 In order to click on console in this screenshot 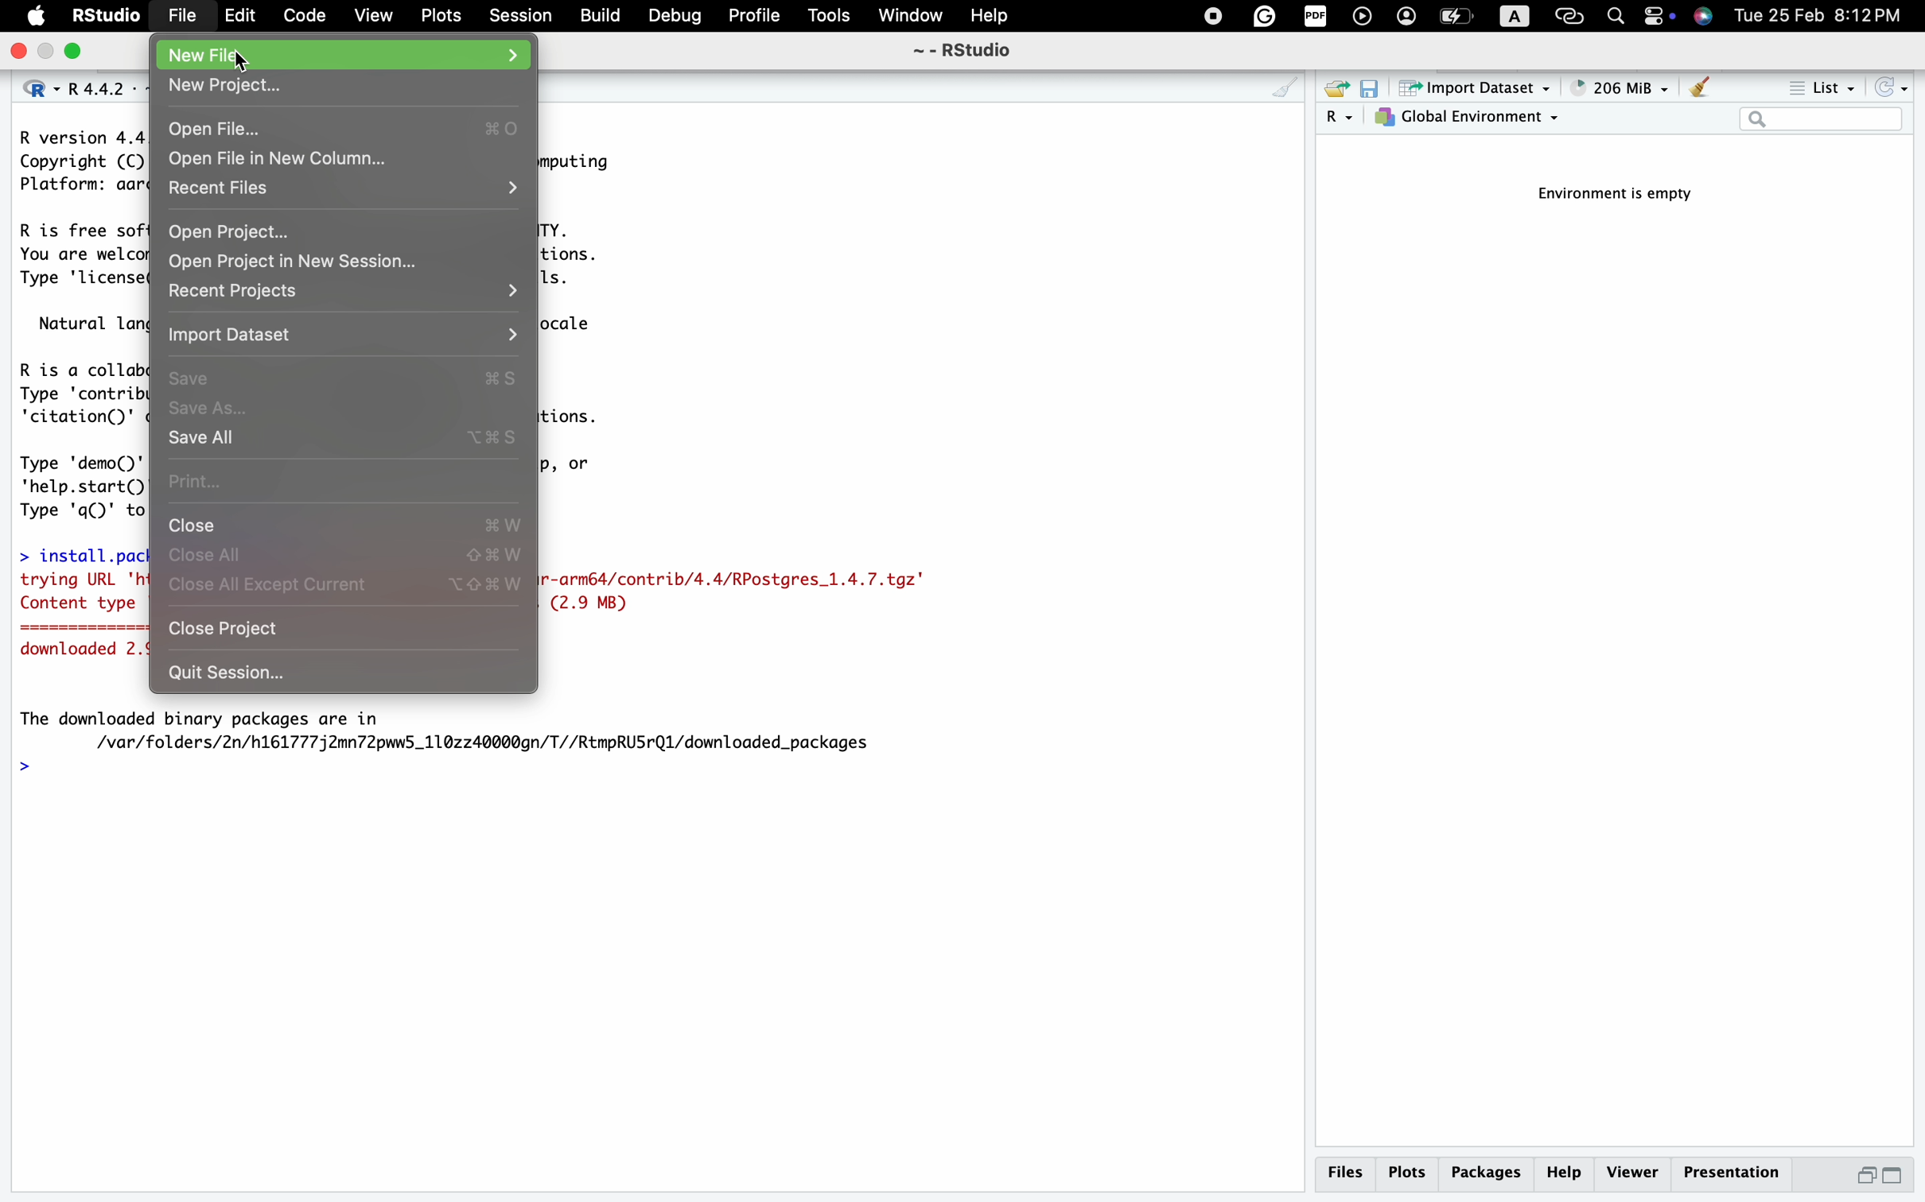, I will do `click(1284, 89)`.